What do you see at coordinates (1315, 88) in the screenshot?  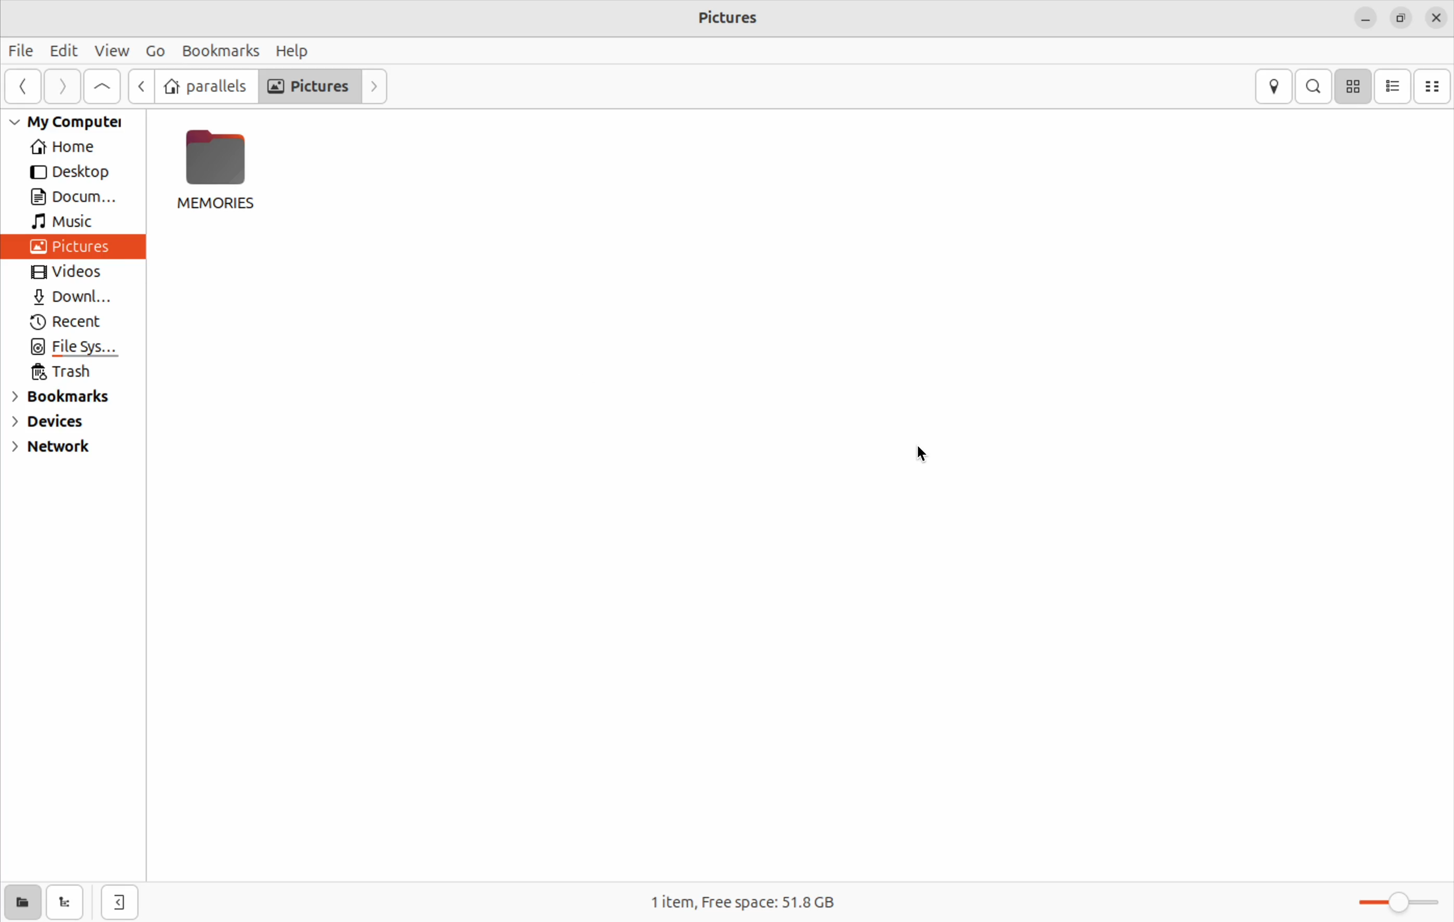 I see `search` at bounding box center [1315, 88].